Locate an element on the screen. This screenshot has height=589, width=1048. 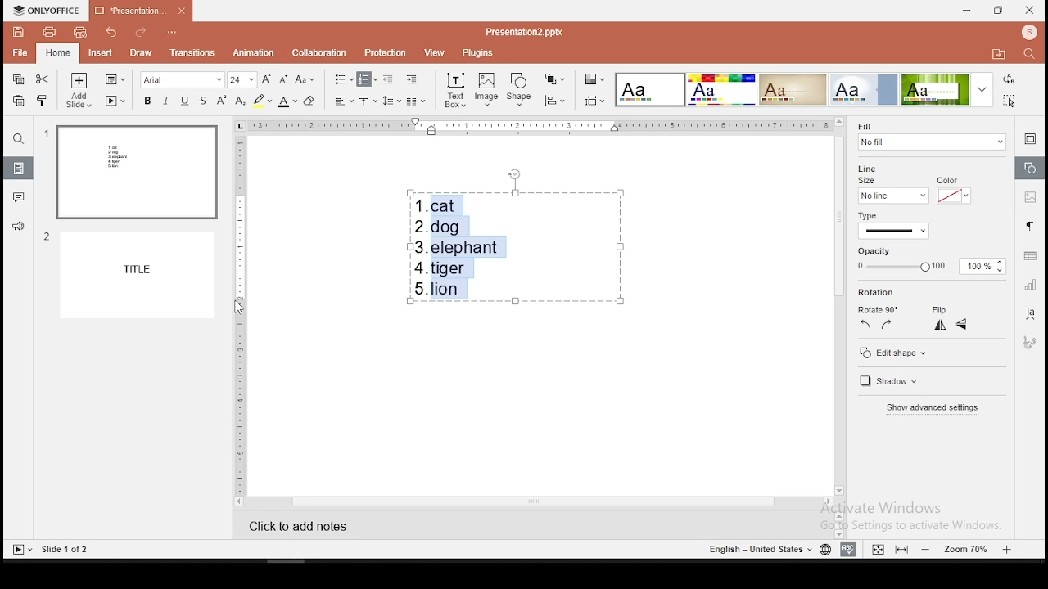
arrange objects is located at coordinates (555, 80).